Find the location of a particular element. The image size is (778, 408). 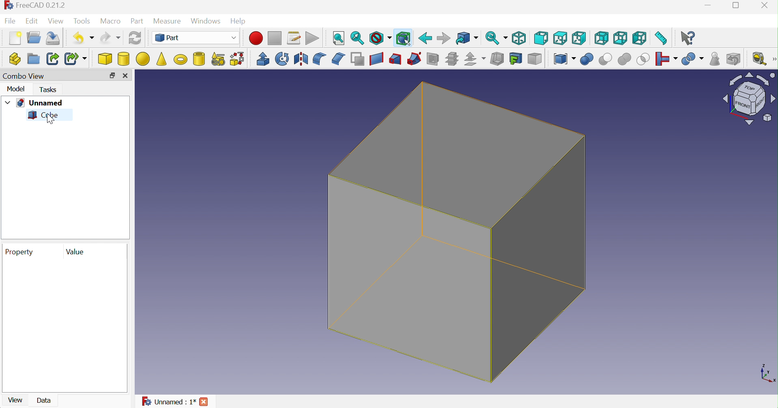

File is located at coordinates (11, 21).